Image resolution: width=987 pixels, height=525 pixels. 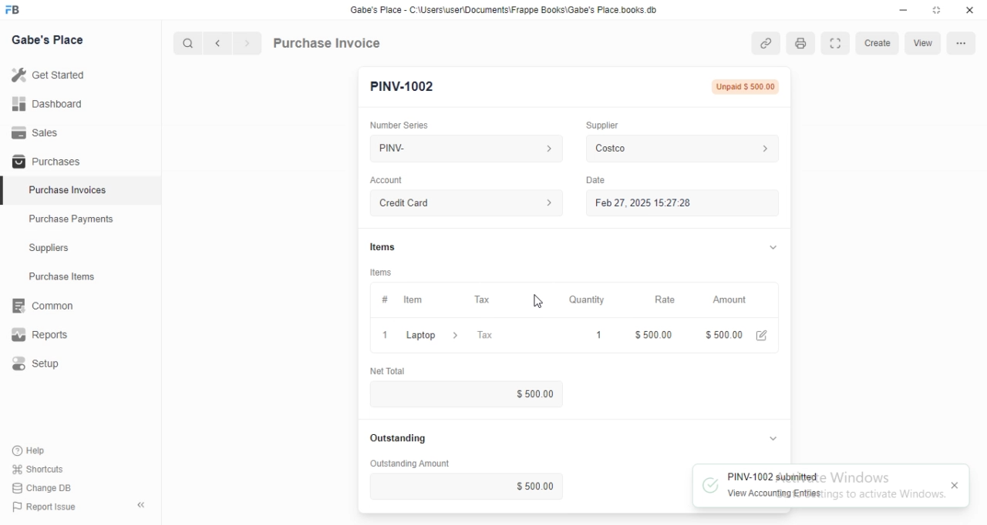 What do you see at coordinates (504, 9) in the screenshot?
I see `‘Gabe's Place - C\Users\useriDocuments\Frappe Books\Gabe's Place books db.` at bounding box center [504, 9].